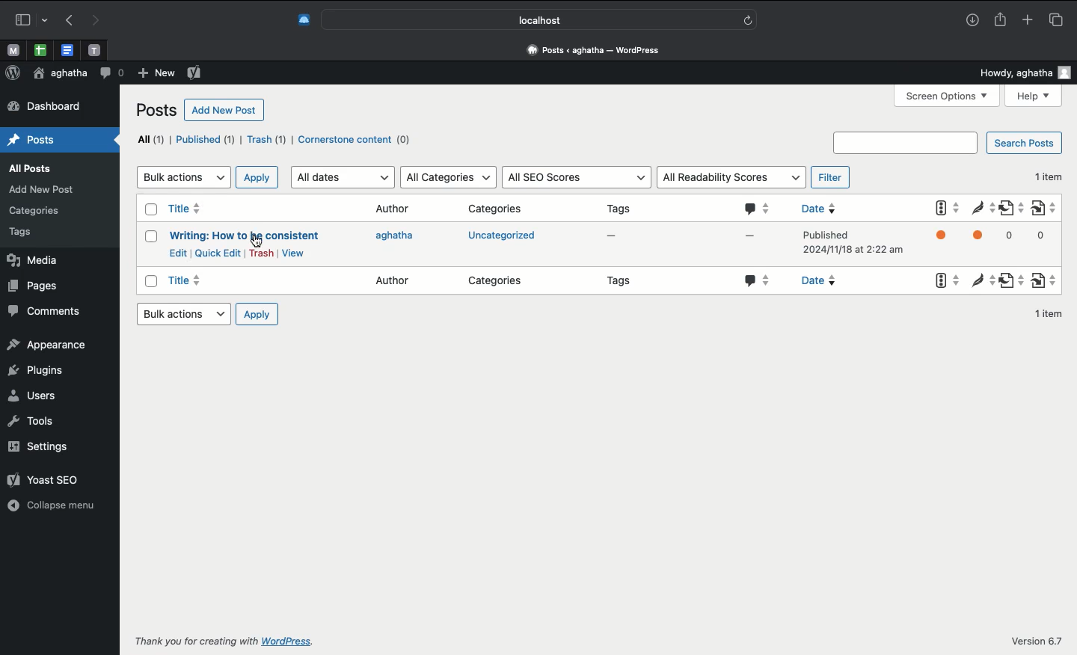  I want to click on -, so click(616, 236).